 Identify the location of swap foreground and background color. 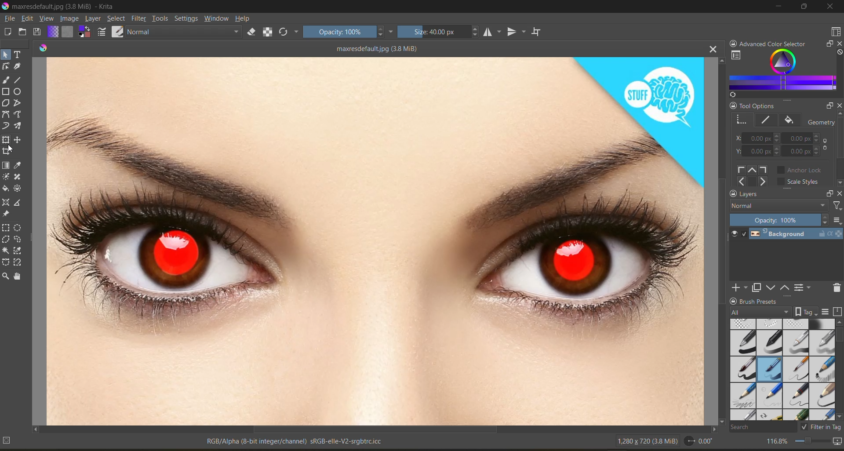
(85, 32).